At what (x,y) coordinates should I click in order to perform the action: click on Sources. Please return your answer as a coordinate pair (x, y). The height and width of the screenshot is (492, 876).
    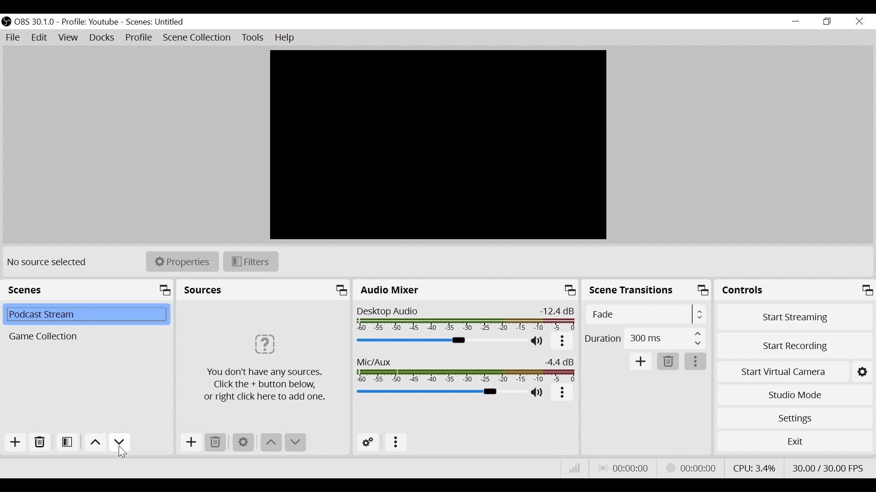
    Looking at the image, I should click on (265, 290).